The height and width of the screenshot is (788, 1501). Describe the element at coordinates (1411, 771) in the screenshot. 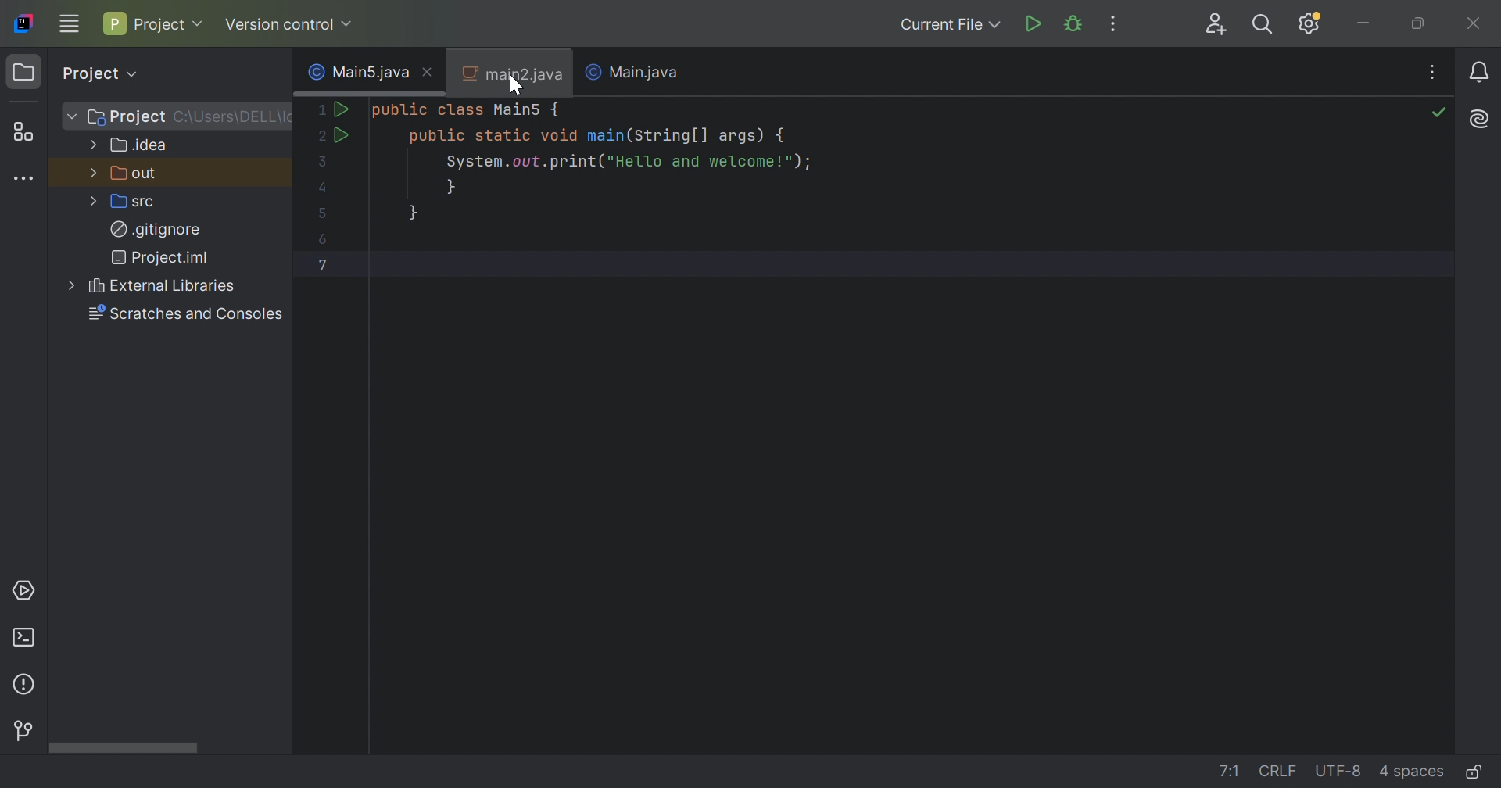

I see `4 spaces` at that location.